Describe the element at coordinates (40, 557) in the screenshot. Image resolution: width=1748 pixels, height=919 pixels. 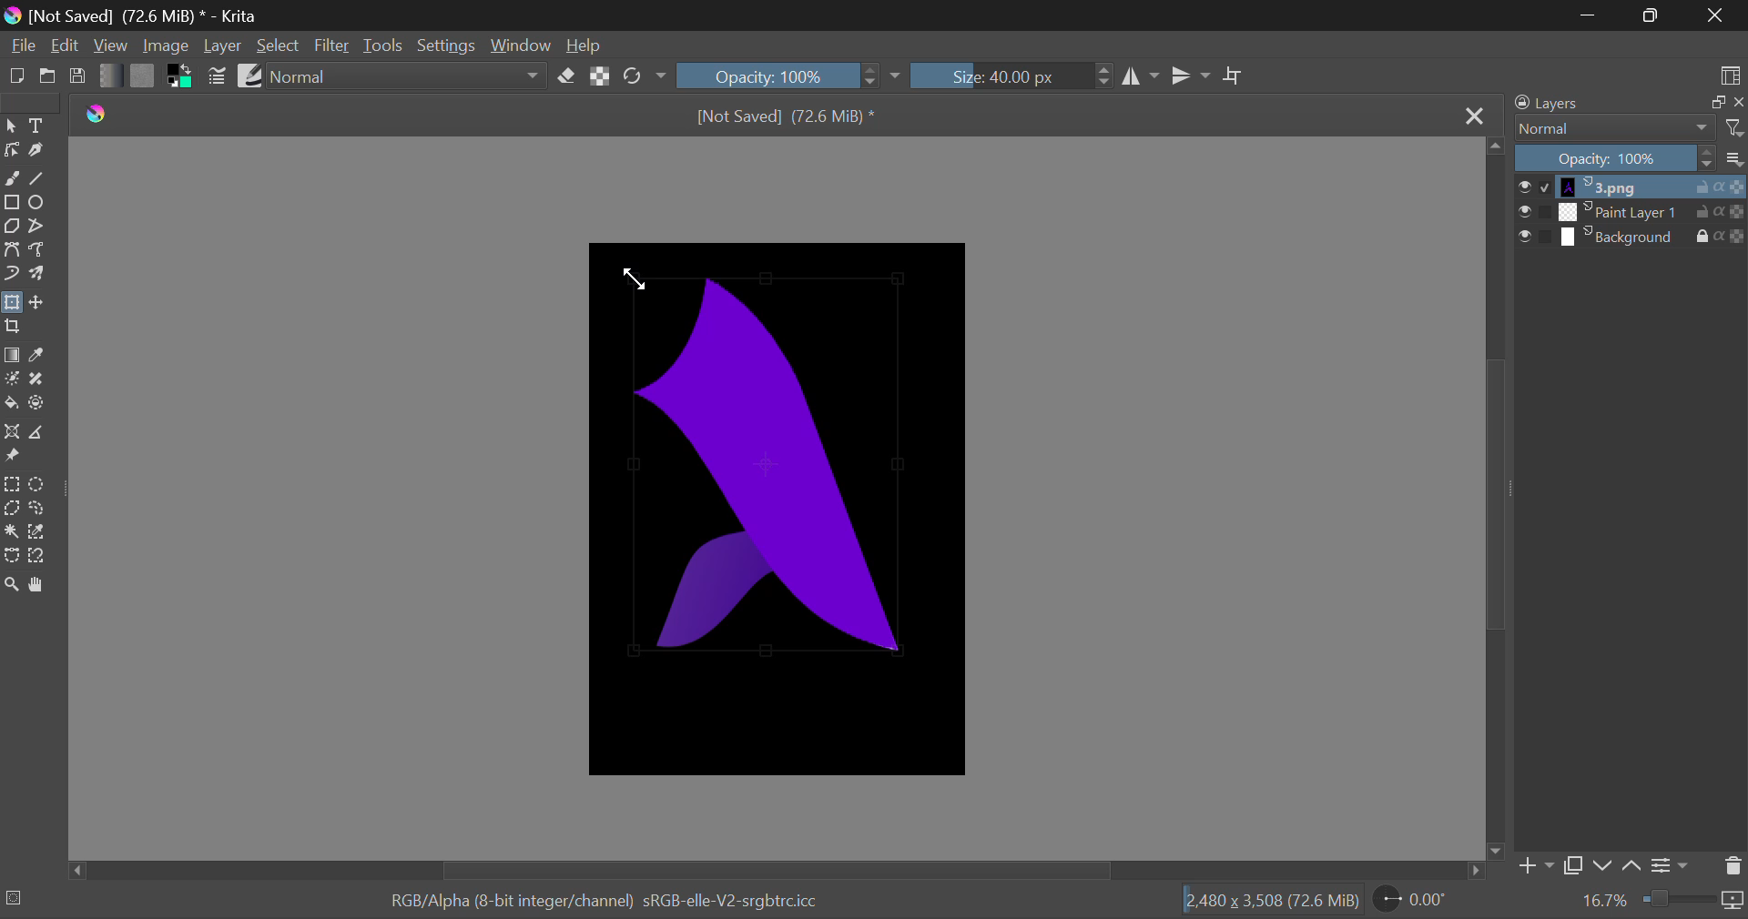
I see `Magnetic Curve Selection` at that location.